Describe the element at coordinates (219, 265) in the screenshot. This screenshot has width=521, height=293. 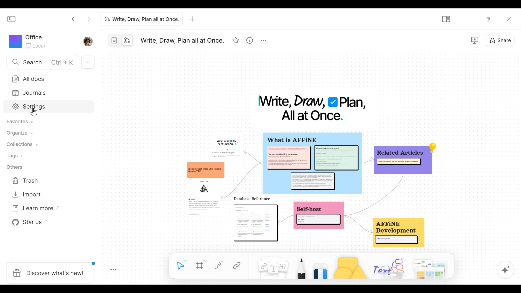
I see `Curve` at that location.